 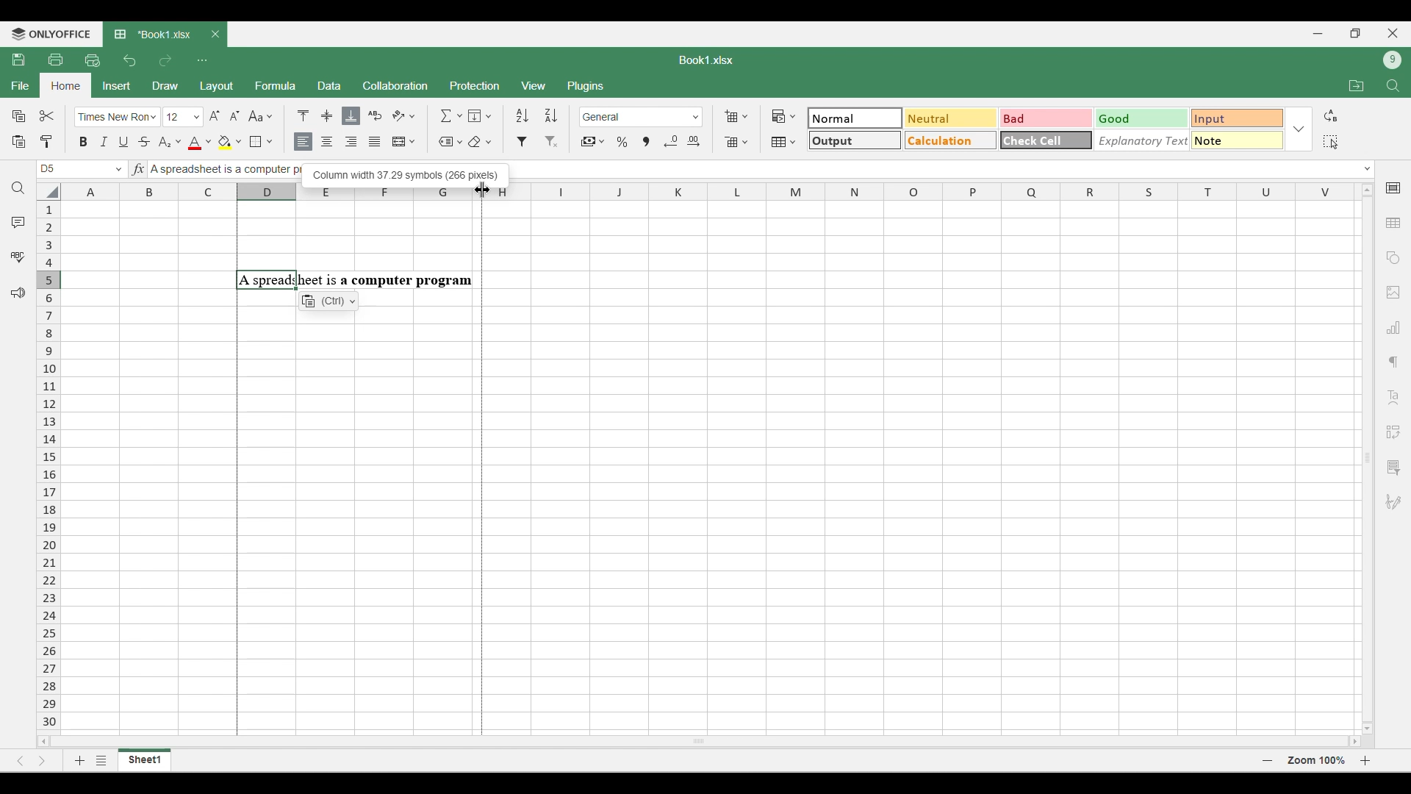 I want to click on Minimize, so click(x=1318, y=34).